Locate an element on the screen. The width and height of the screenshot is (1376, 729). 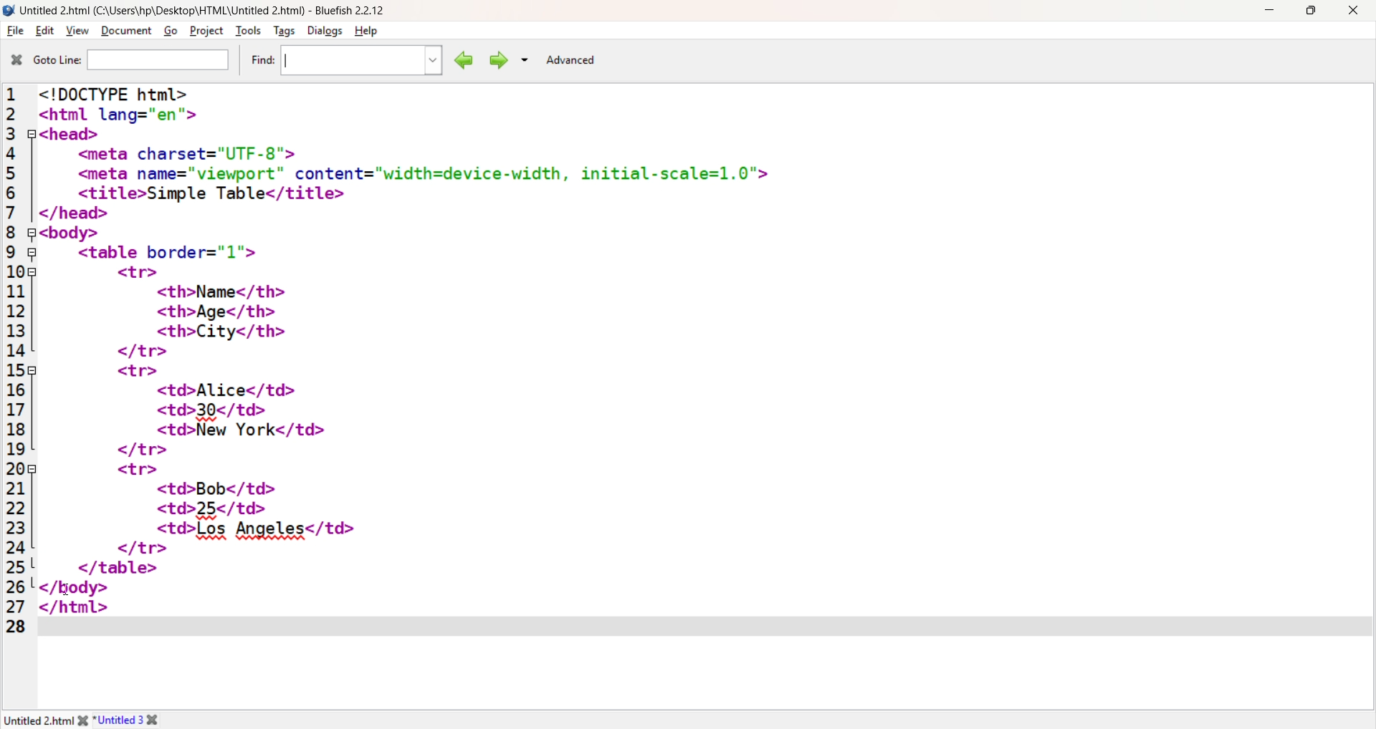
Close Pane is located at coordinates (15, 60).